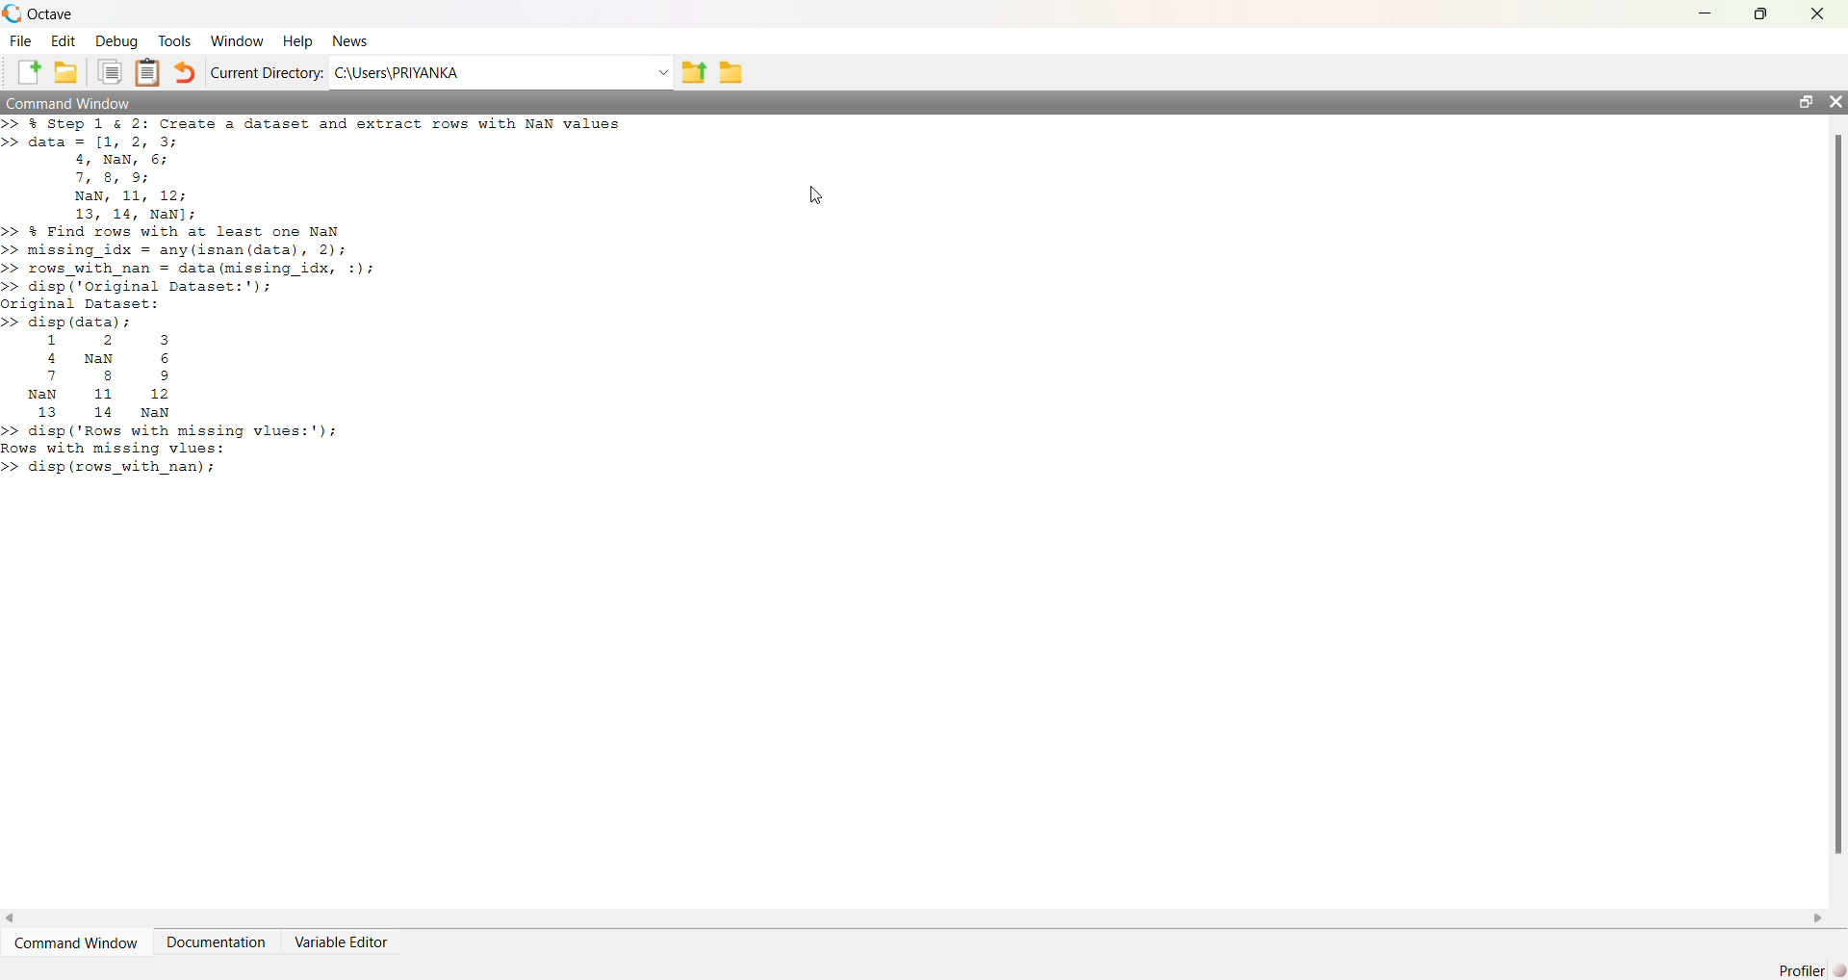  What do you see at coordinates (216, 942) in the screenshot?
I see `Documentation` at bounding box center [216, 942].